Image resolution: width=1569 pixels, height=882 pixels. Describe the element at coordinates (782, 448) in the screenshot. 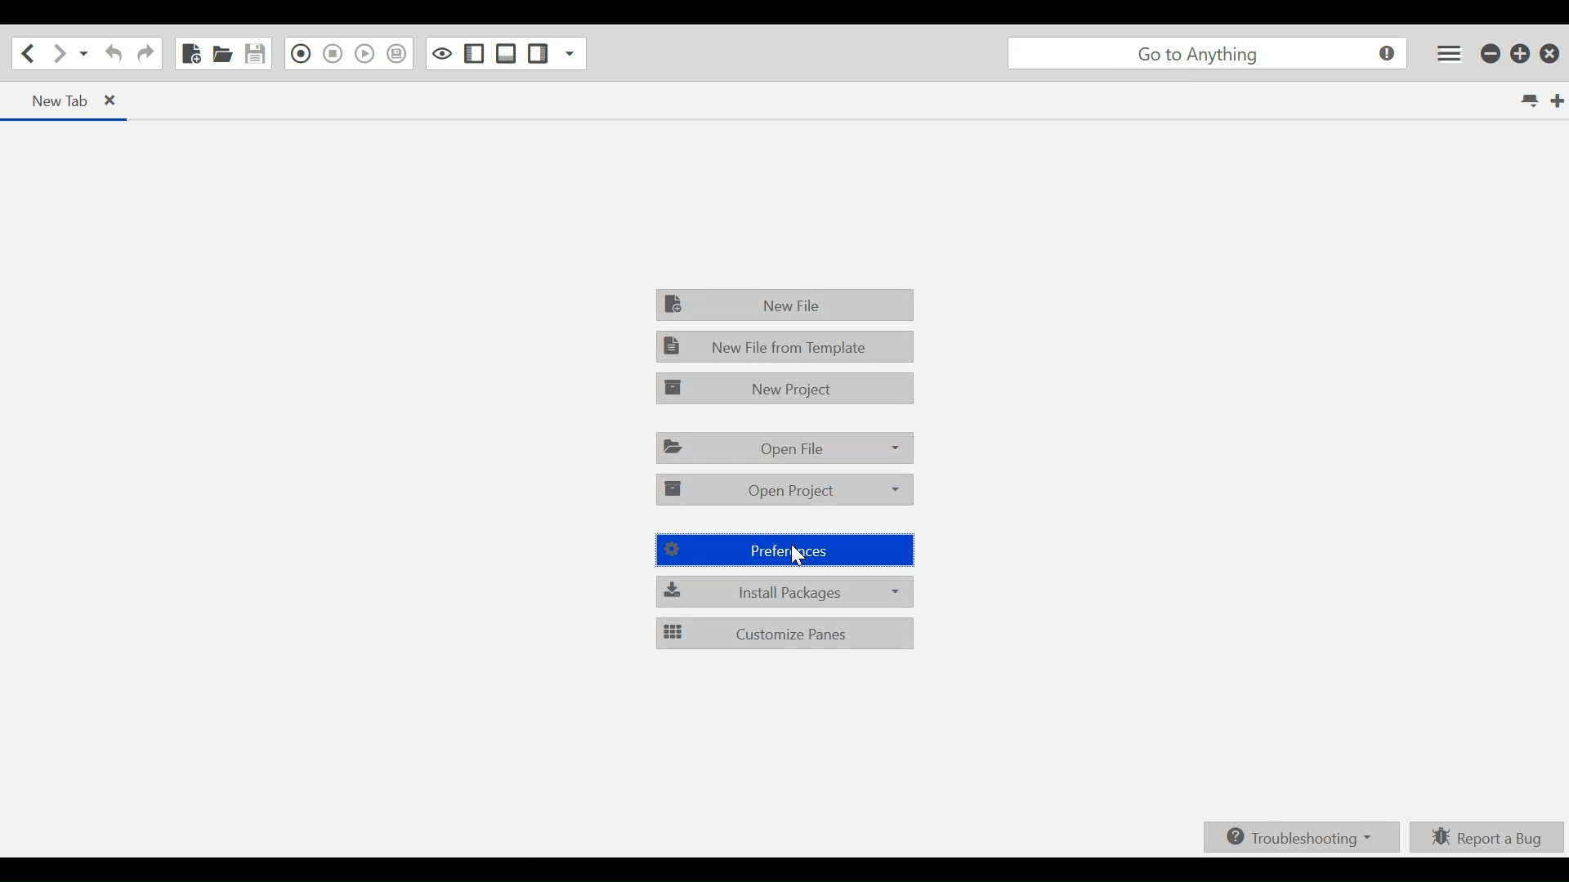

I see `Open File` at that location.